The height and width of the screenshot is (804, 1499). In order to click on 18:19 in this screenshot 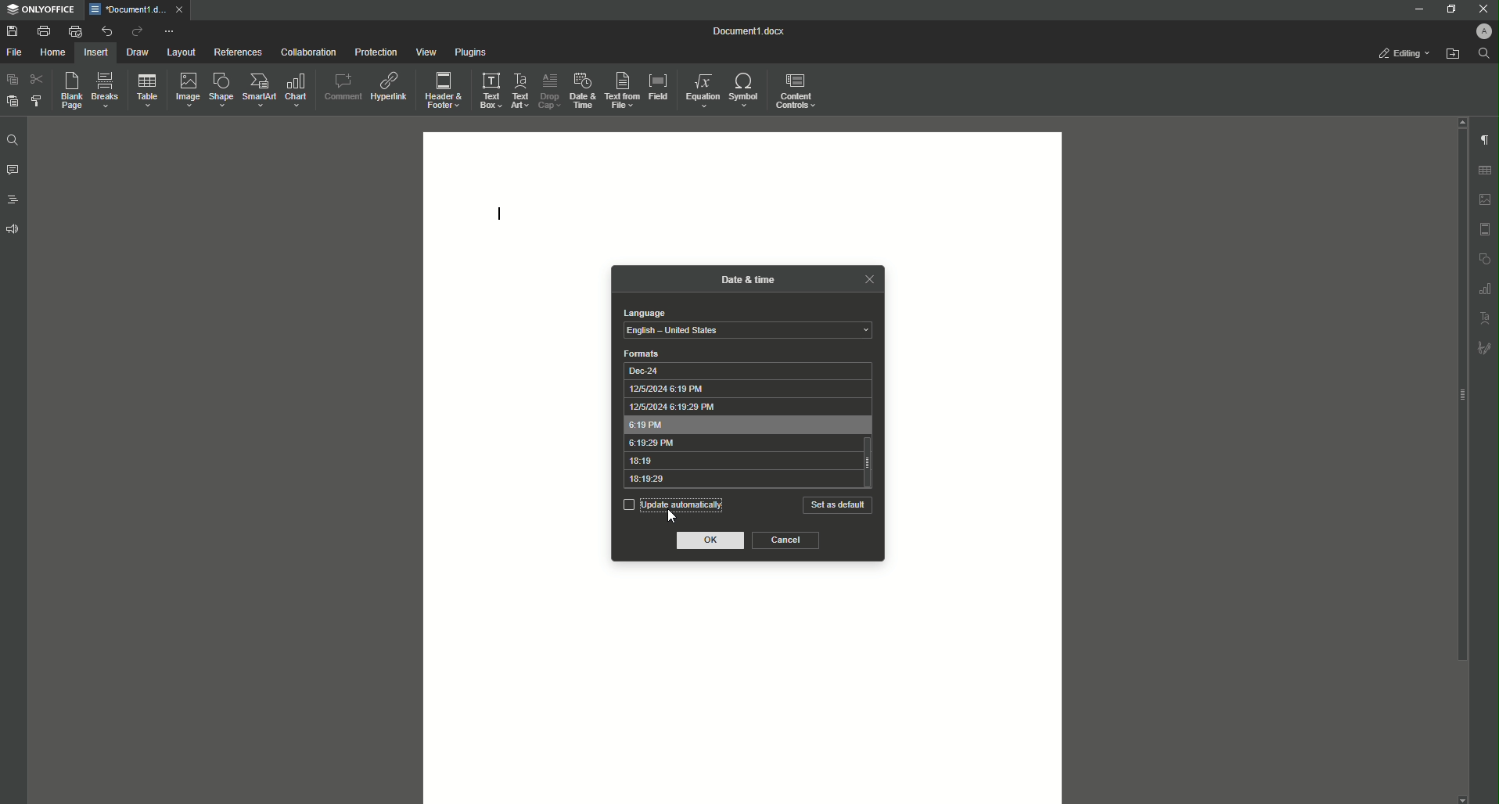, I will do `click(739, 461)`.